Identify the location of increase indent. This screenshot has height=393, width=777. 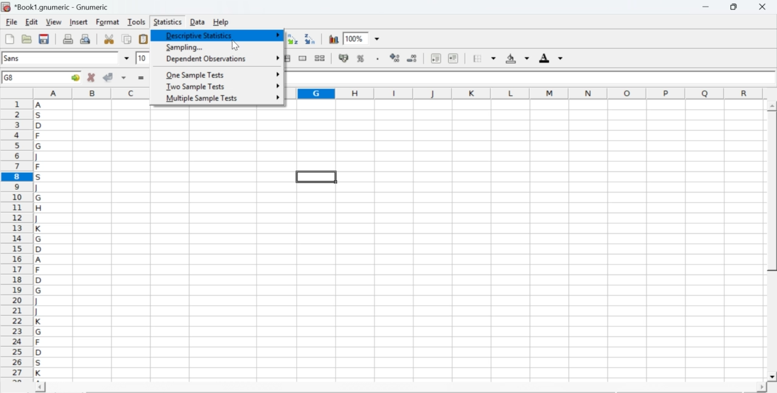
(453, 59).